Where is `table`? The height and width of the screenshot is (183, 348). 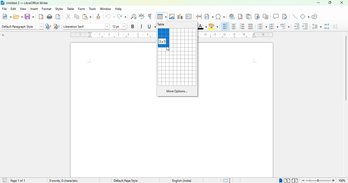
table is located at coordinates (161, 24).